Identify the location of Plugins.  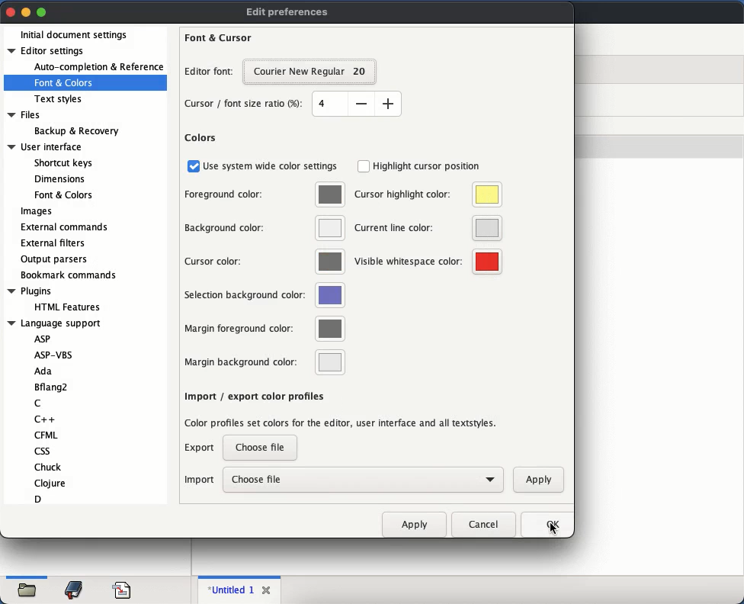
(30, 290).